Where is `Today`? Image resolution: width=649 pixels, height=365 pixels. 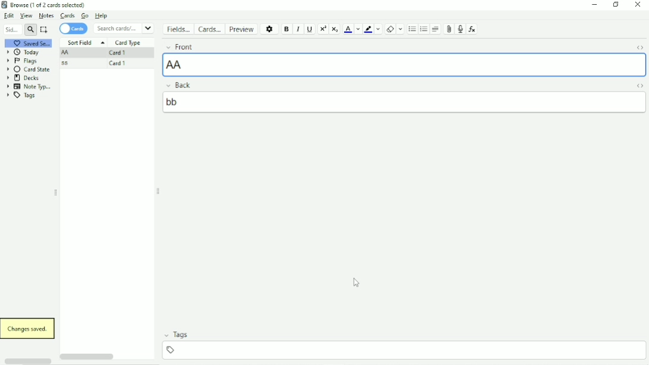 Today is located at coordinates (23, 52).